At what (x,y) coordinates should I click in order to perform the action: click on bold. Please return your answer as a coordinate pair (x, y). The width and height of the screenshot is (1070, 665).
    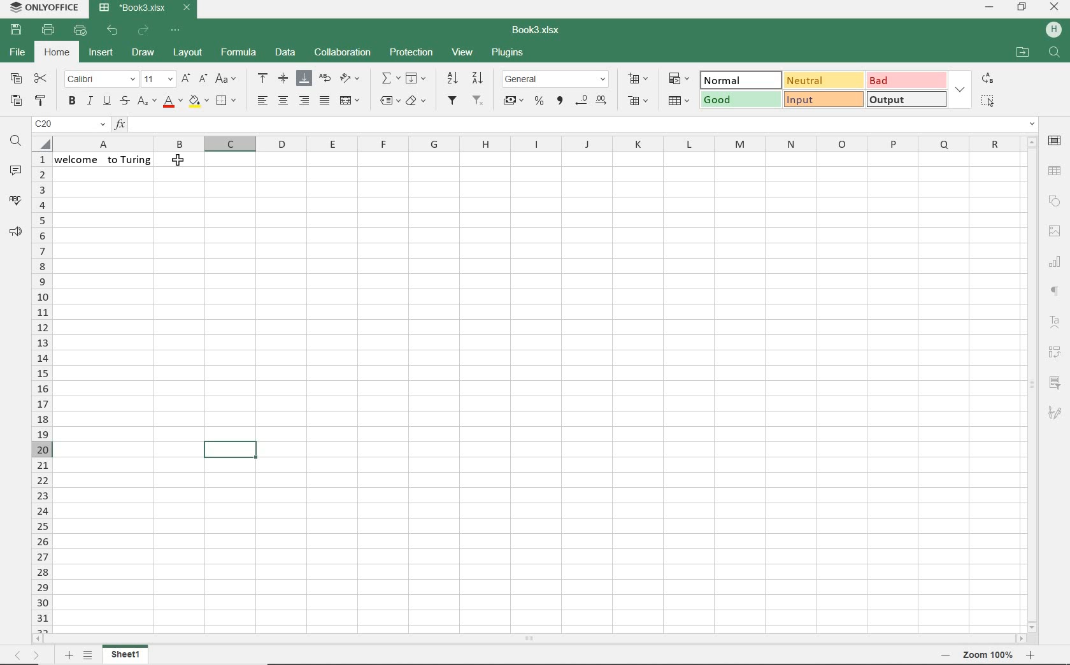
    Looking at the image, I should click on (73, 102).